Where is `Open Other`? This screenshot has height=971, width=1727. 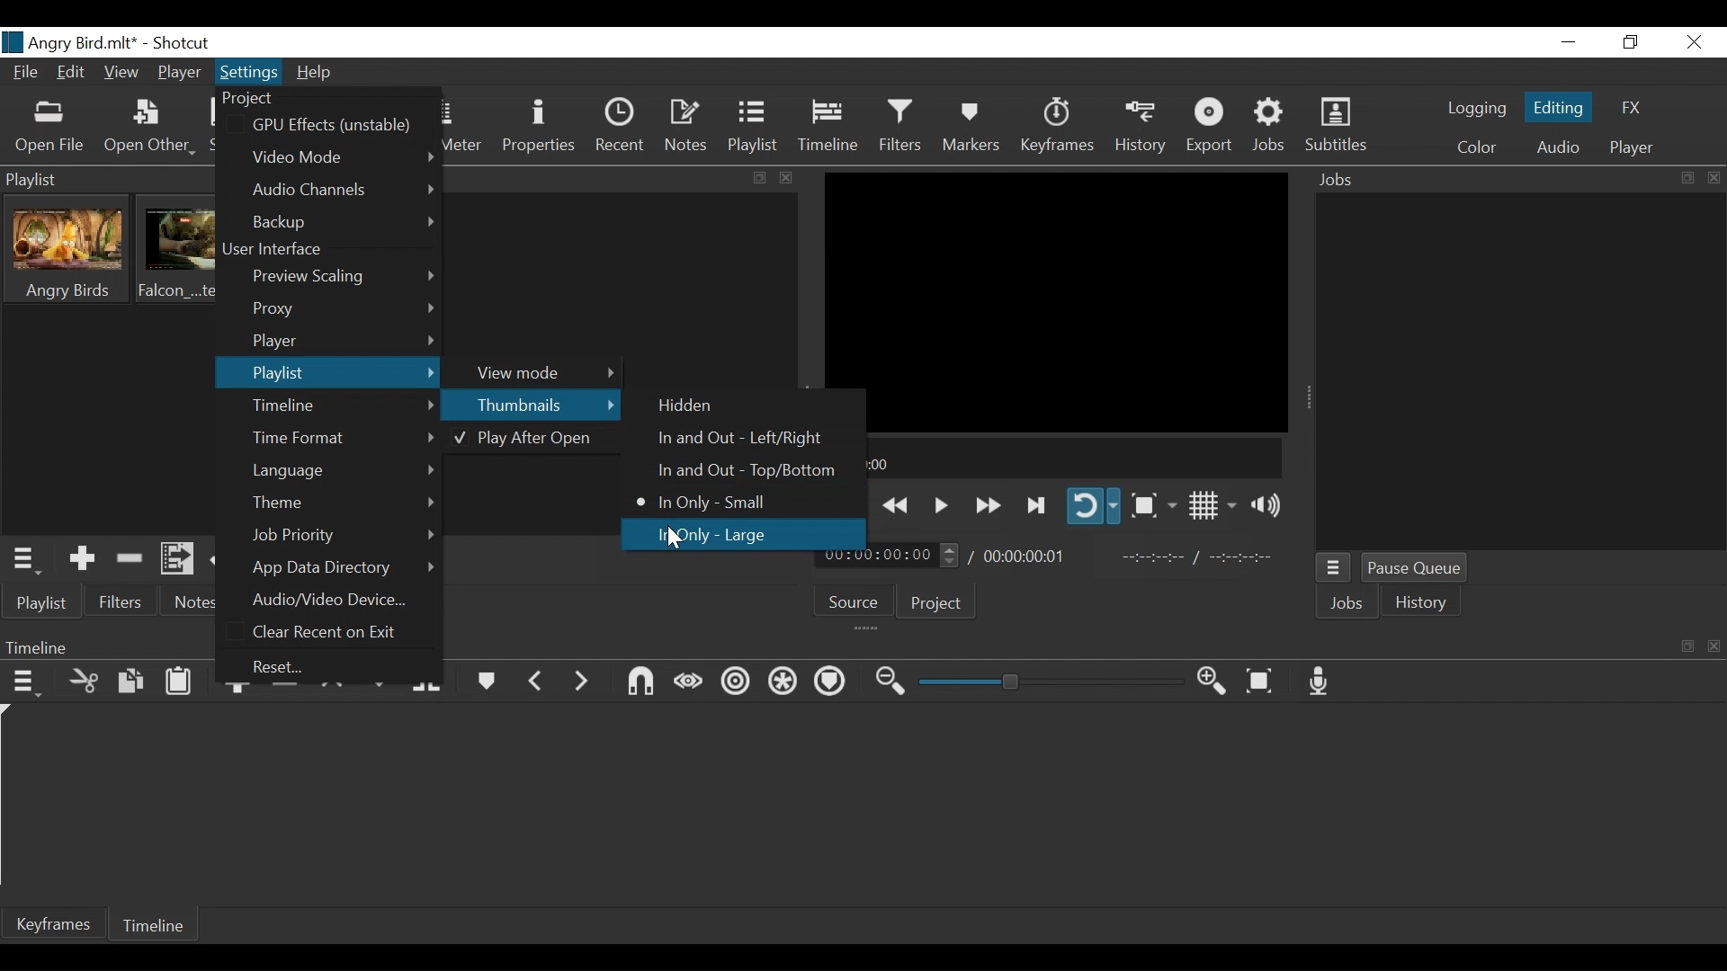
Open Other is located at coordinates (152, 129).